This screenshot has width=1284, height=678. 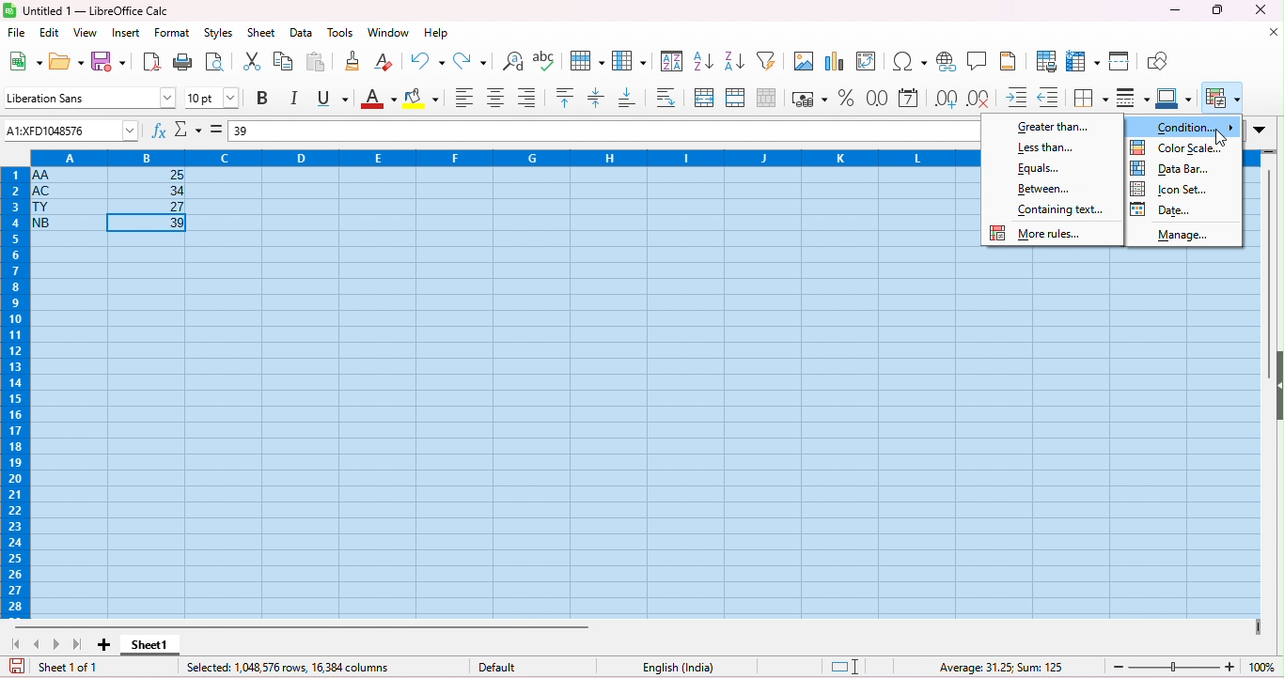 What do you see at coordinates (51, 34) in the screenshot?
I see `edit` at bounding box center [51, 34].